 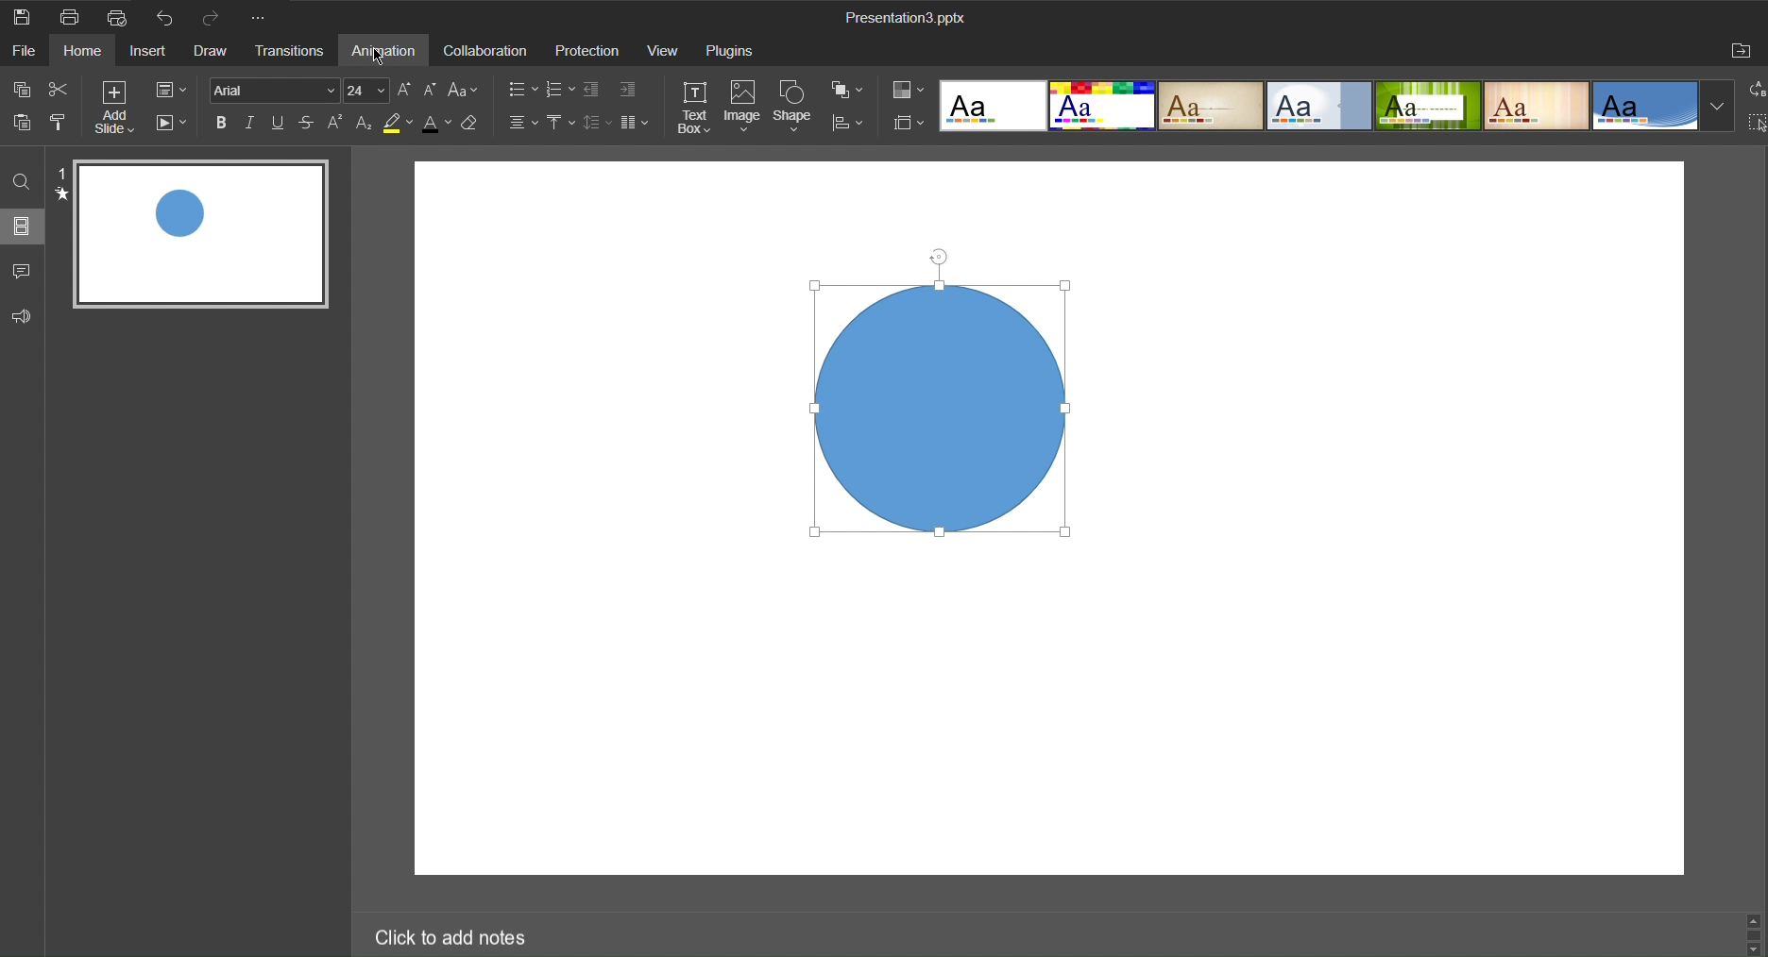 I want to click on Columns, so click(x=638, y=124).